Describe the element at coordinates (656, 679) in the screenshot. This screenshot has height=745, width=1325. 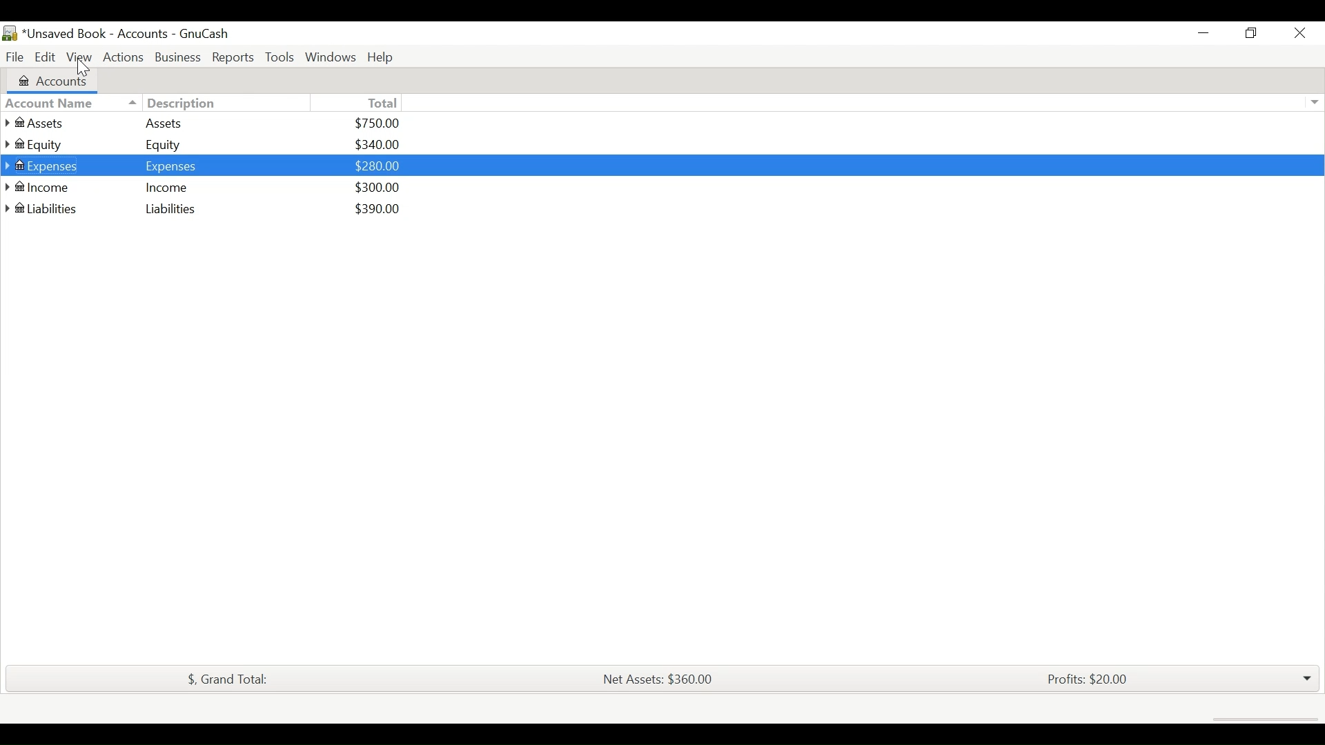
I see `Net Assets` at that location.